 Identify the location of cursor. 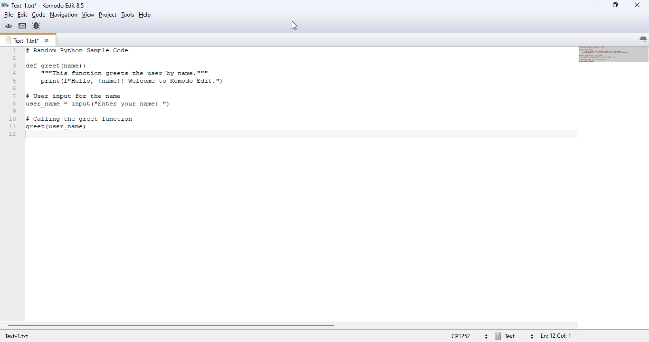
(294, 25).